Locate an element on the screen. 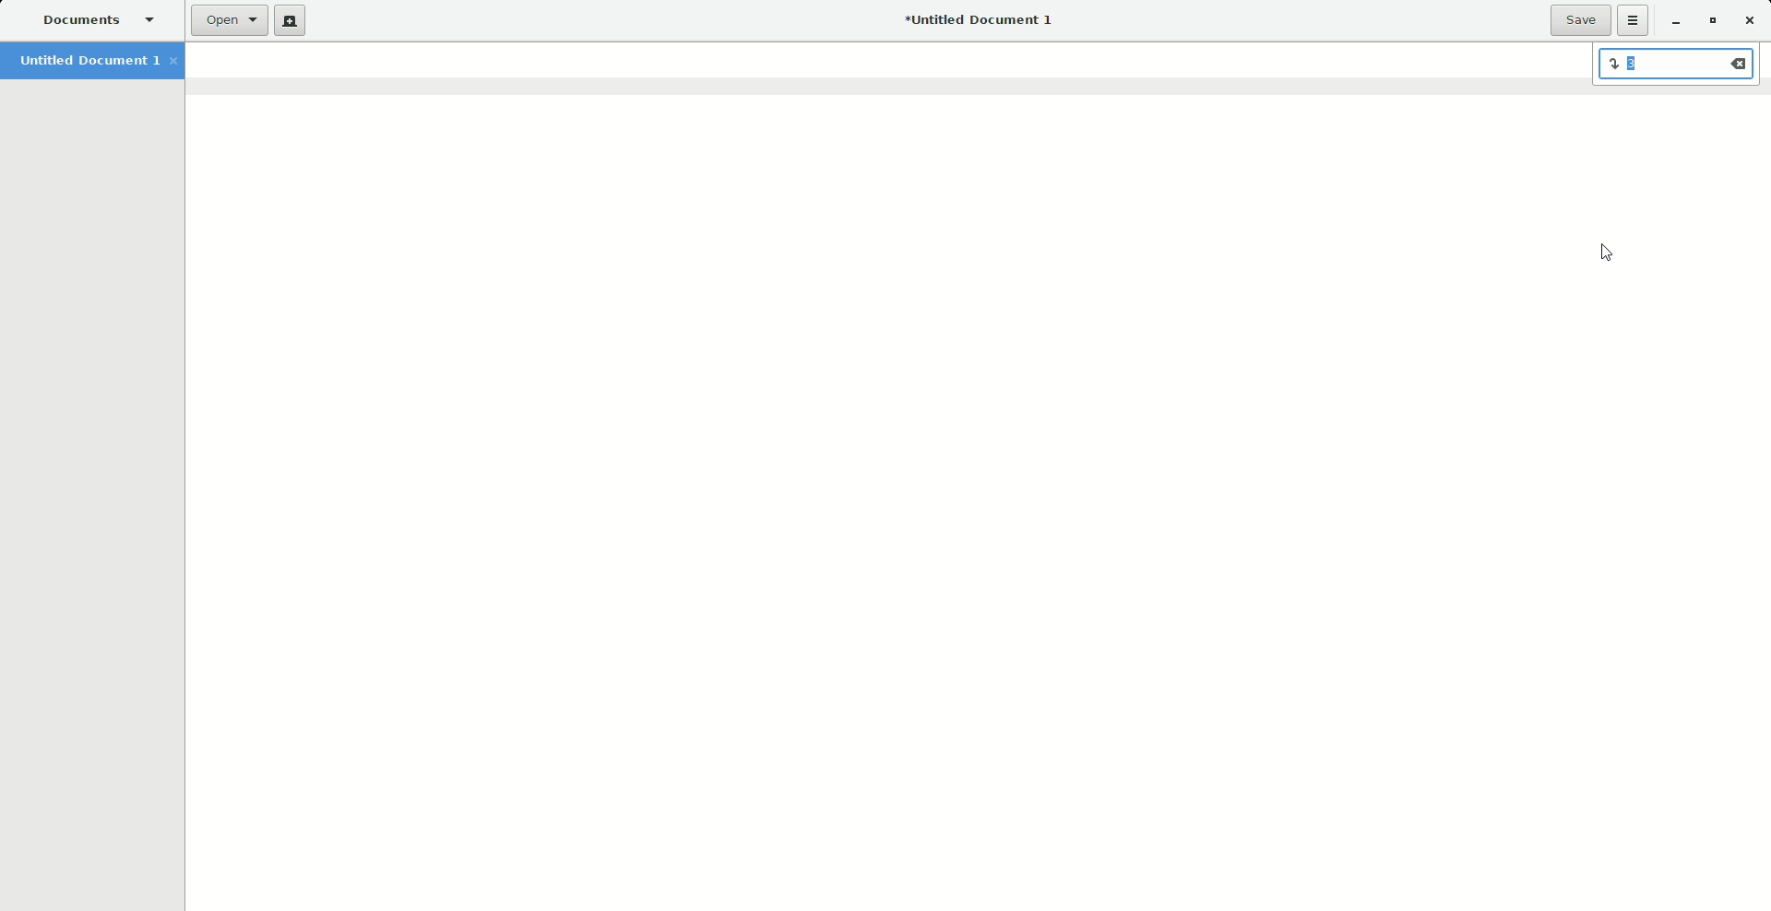 The image size is (1771, 911). Save is located at coordinates (1579, 20).